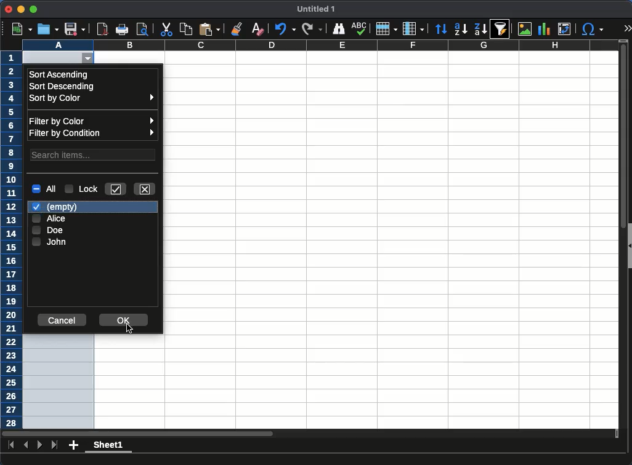 The height and width of the screenshot is (465, 632). Describe the element at coordinates (442, 29) in the screenshot. I see `sort` at that location.